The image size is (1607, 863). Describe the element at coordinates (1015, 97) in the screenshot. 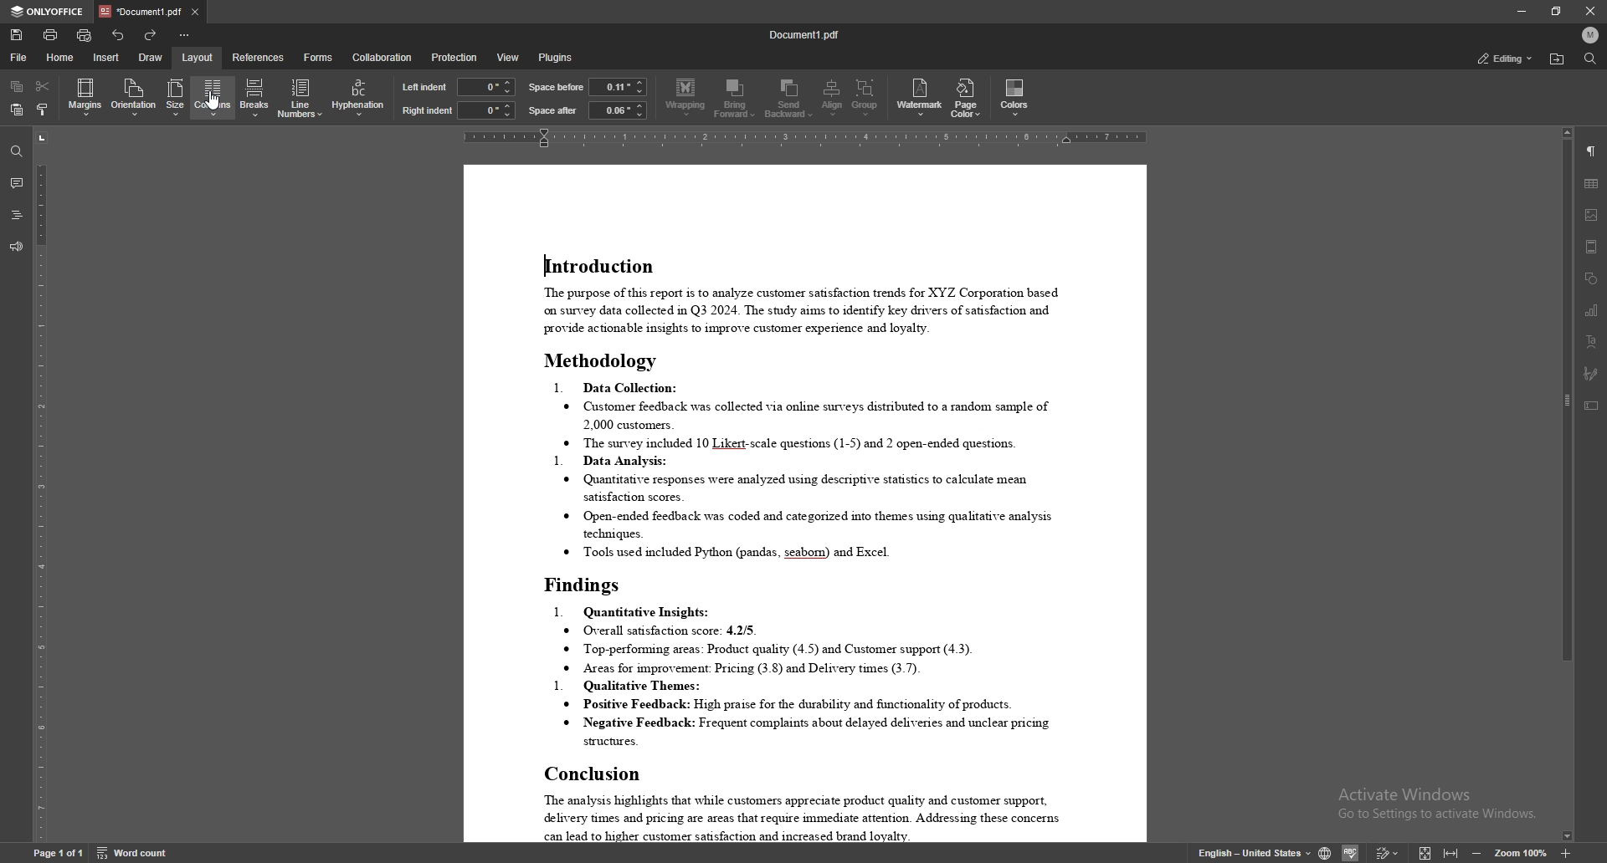

I see `colors` at that location.